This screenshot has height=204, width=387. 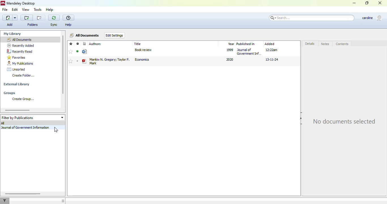 What do you see at coordinates (68, 21) in the screenshot?
I see `help` at bounding box center [68, 21].